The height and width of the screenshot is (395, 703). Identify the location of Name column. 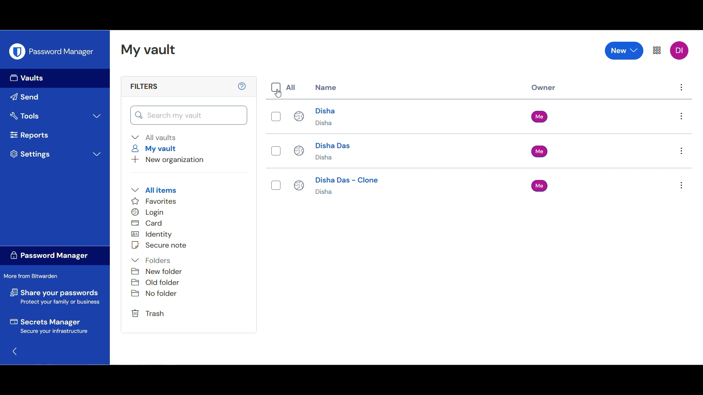
(326, 87).